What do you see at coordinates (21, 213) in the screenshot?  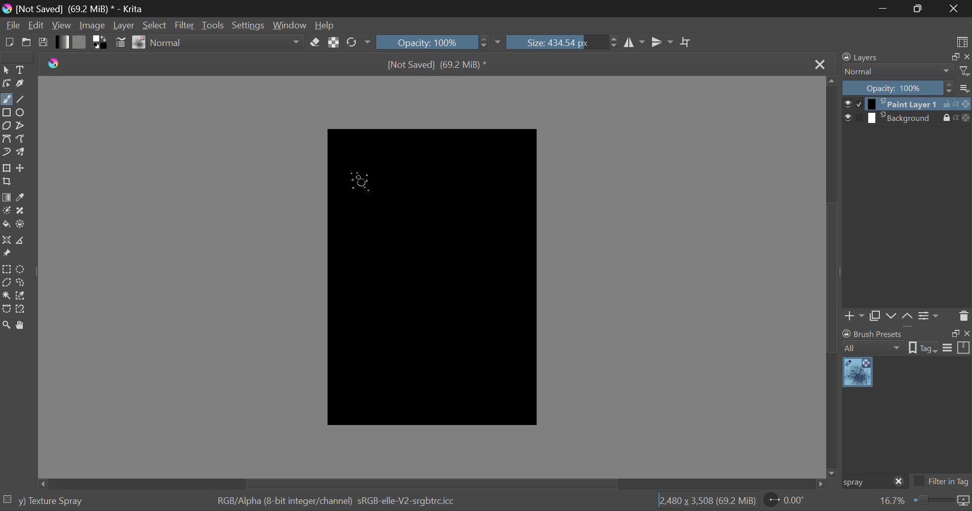 I see `Smart Patch Tool` at bounding box center [21, 213].